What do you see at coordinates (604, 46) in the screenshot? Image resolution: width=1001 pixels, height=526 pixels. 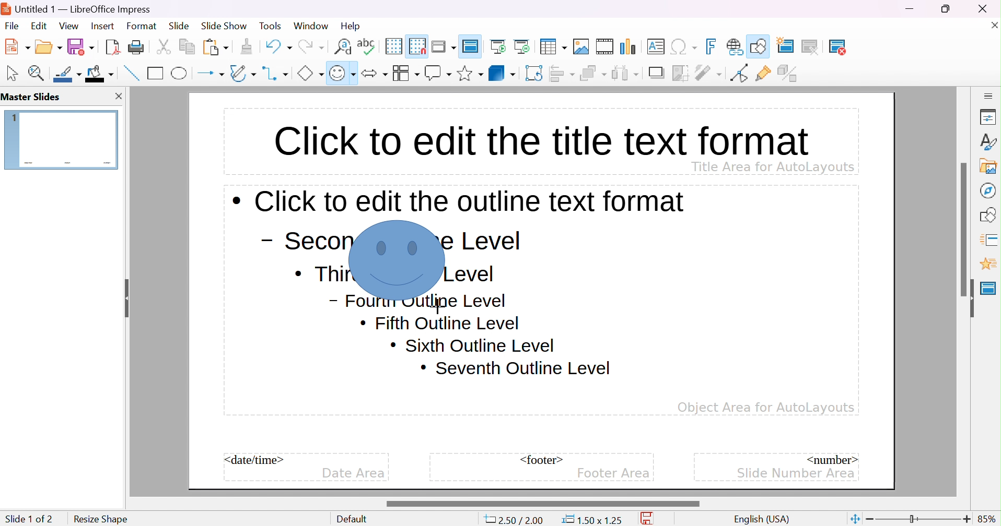 I see `insert audio or video` at bounding box center [604, 46].